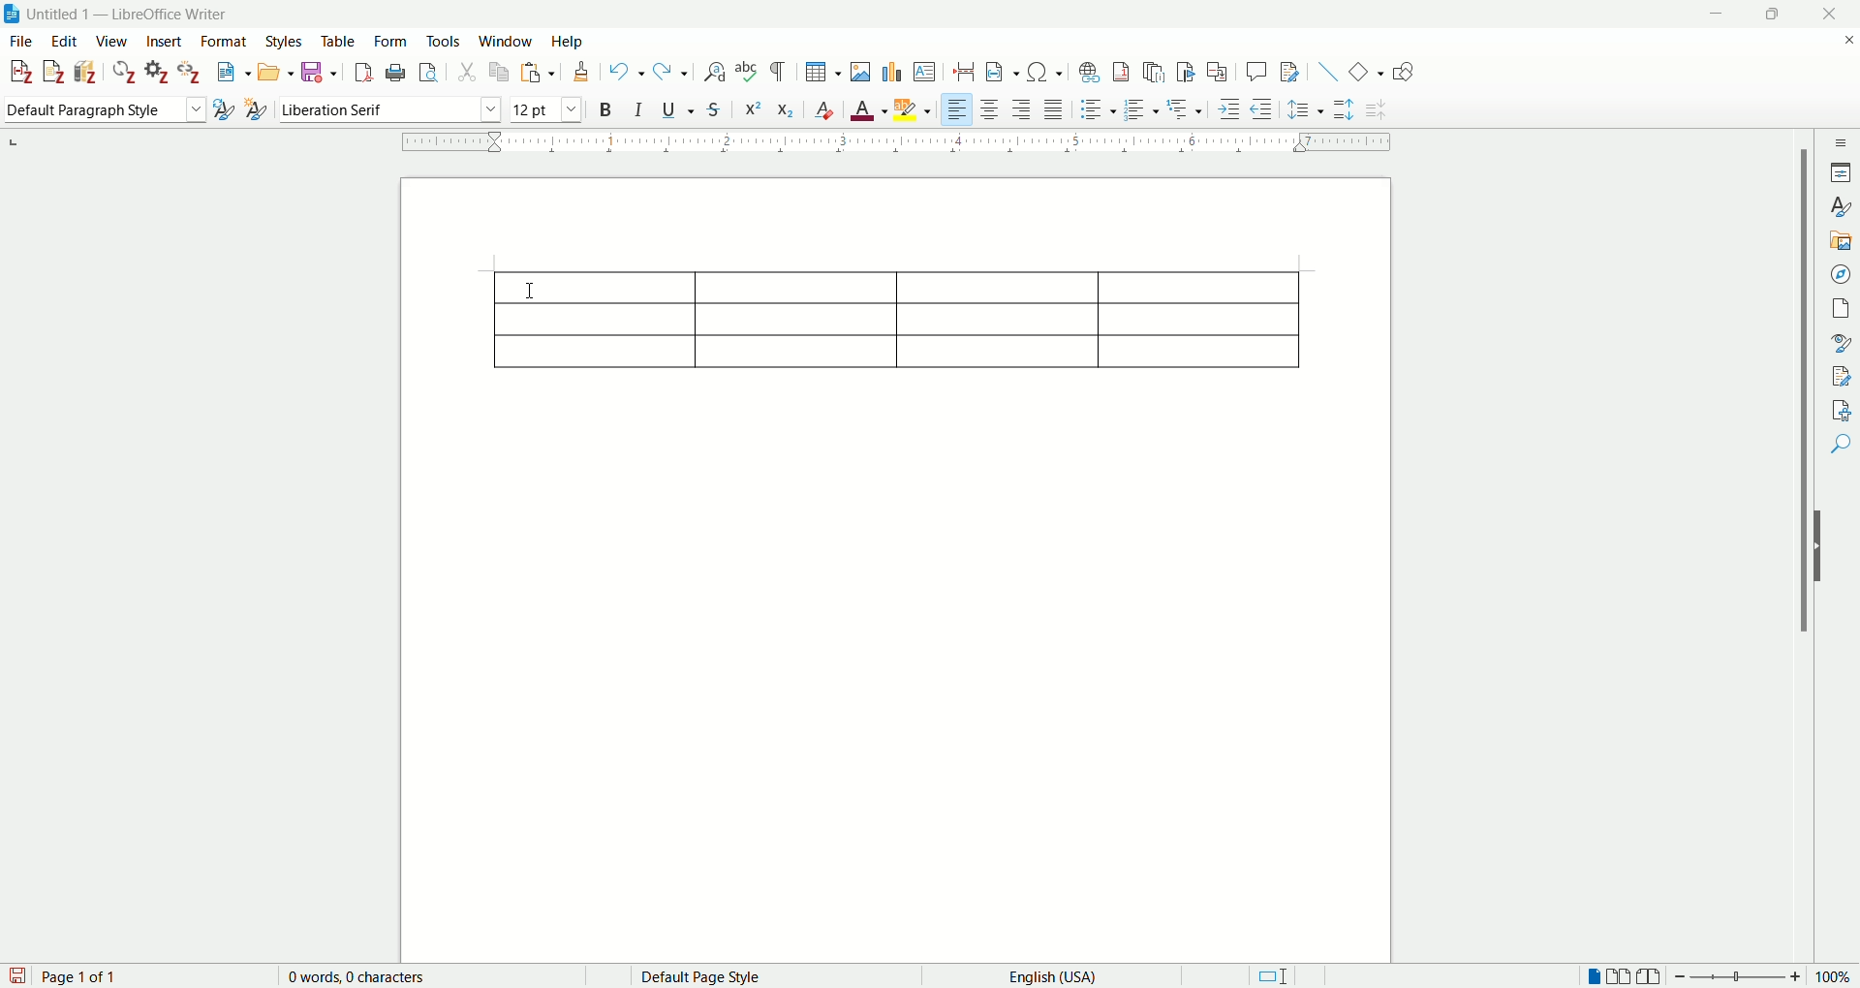 Image resolution: width=1860 pixels, height=988 pixels. What do you see at coordinates (19, 74) in the screenshot?
I see `add citation` at bounding box center [19, 74].